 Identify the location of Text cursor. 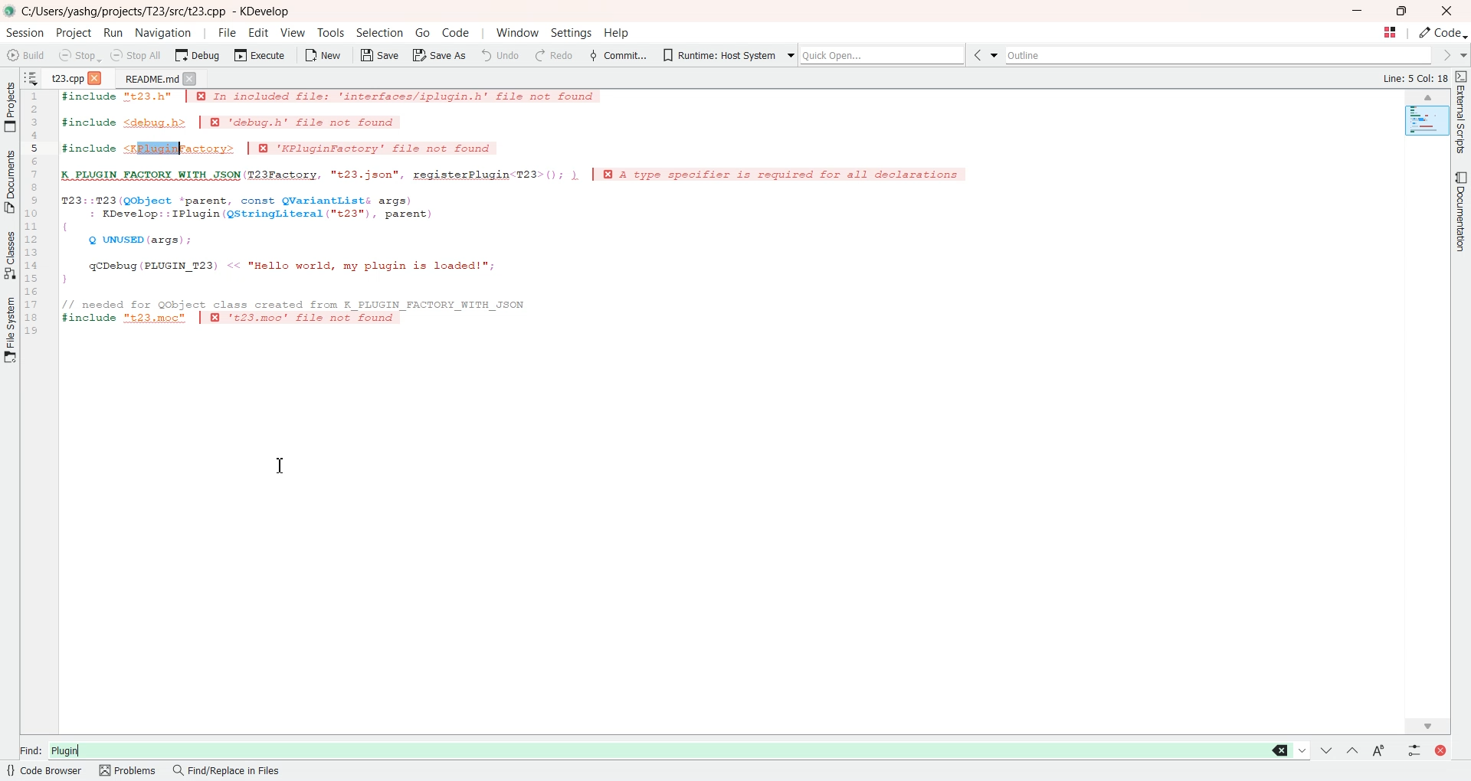
(284, 468).